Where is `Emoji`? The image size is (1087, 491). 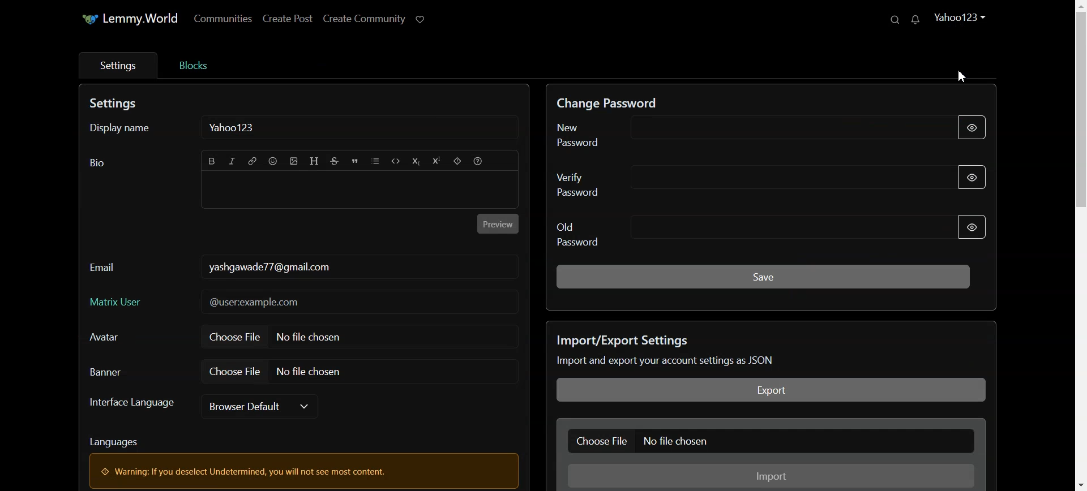
Emoji is located at coordinates (273, 161).